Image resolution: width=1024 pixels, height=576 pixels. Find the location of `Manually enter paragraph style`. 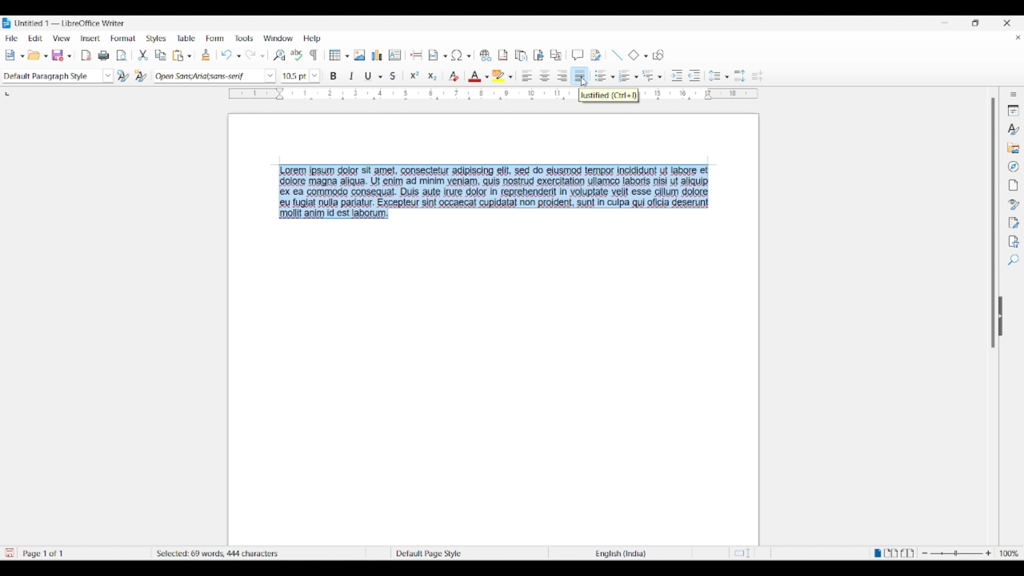

Manually enter paragraph style is located at coordinates (51, 76).